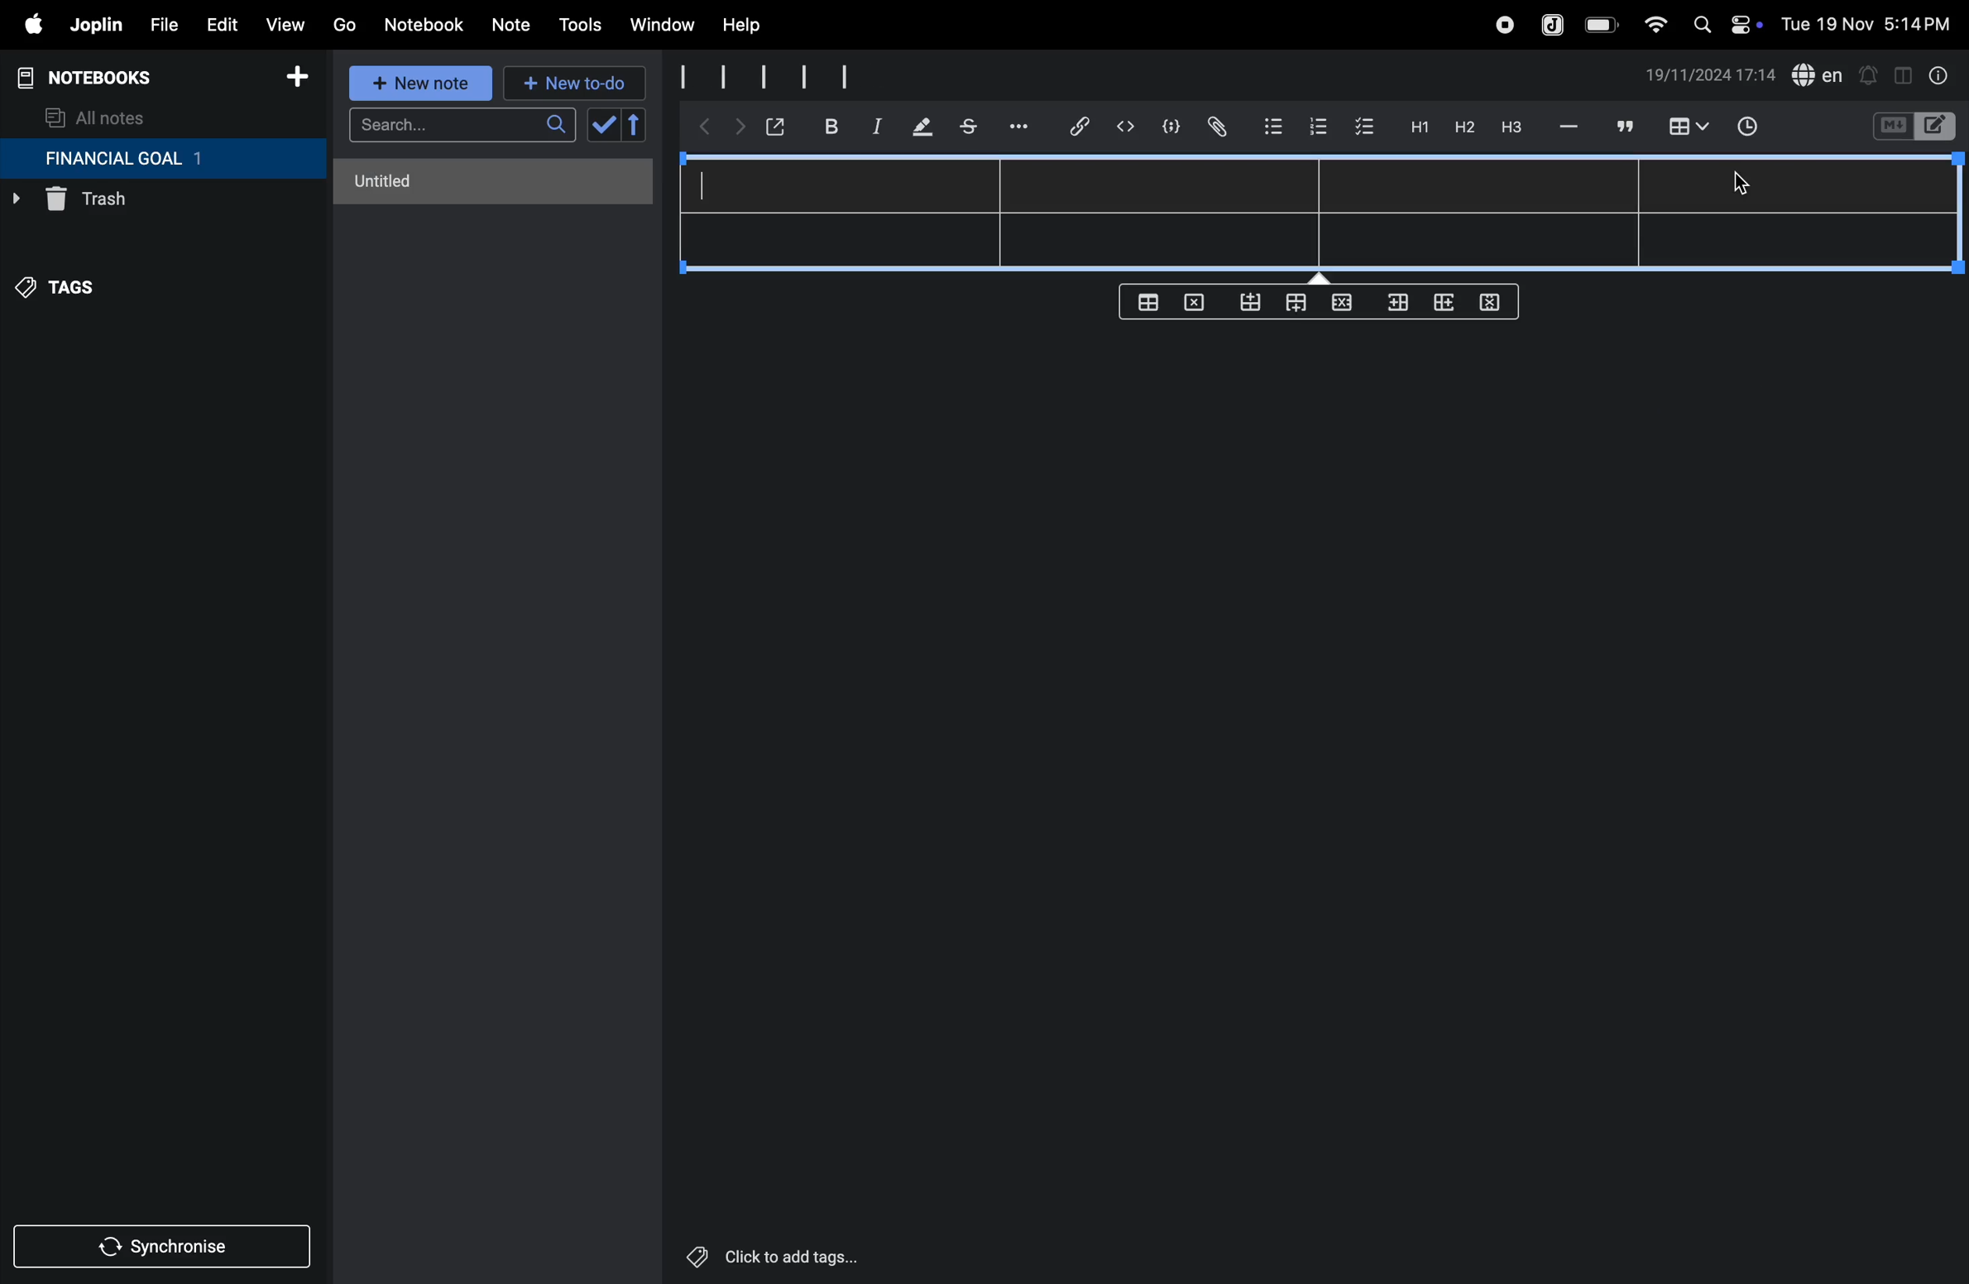 This screenshot has height=1284, width=1969. I want to click on create table, so click(1147, 302).